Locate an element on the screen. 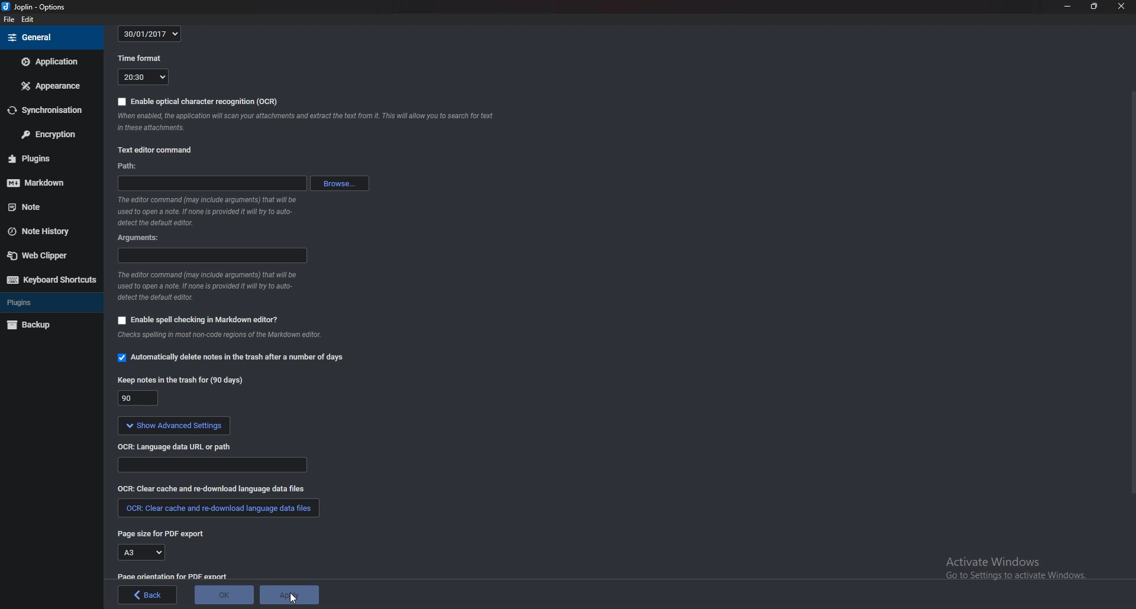 The width and height of the screenshot is (1136, 609). activate windows is located at coordinates (1018, 567).